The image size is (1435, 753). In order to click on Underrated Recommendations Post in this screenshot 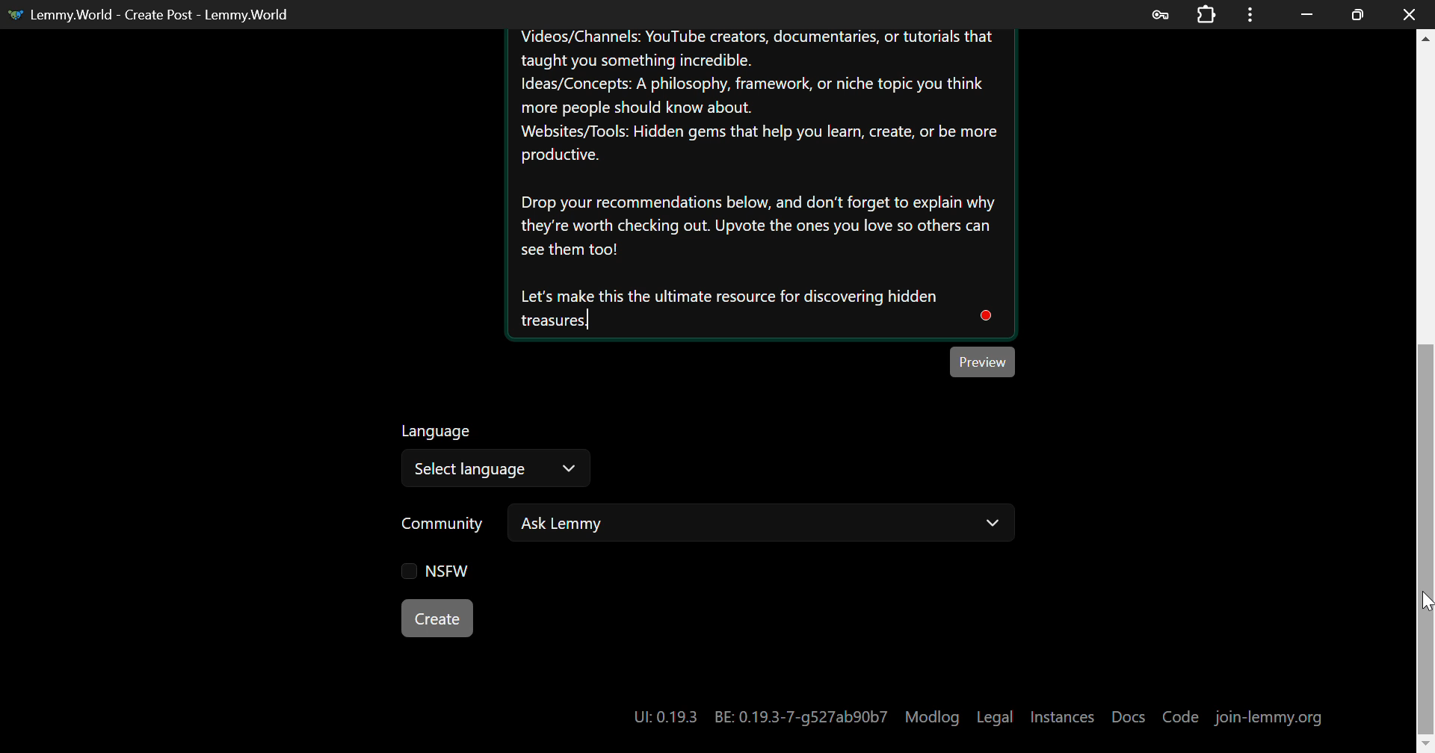, I will do `click(759, 184)`.